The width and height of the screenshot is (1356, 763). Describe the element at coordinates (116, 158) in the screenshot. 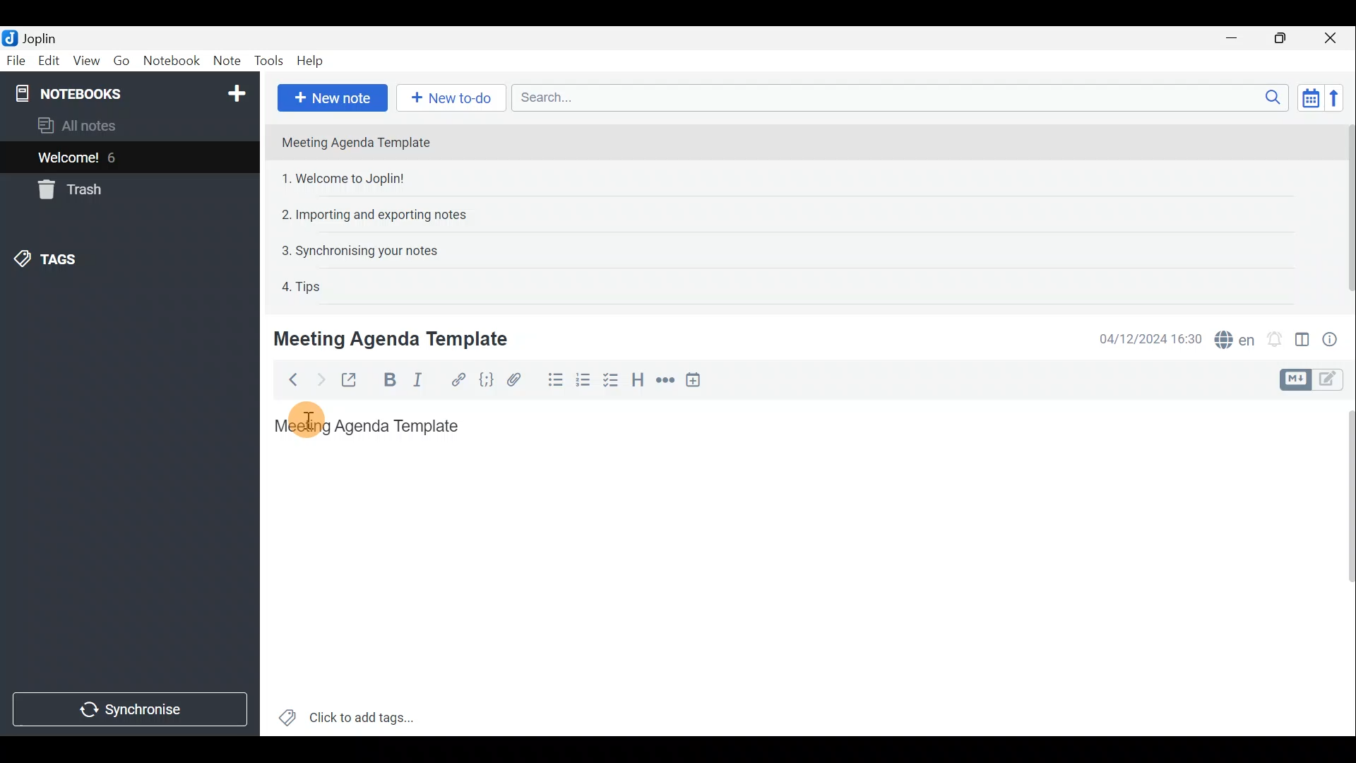

I see `6` at that location.